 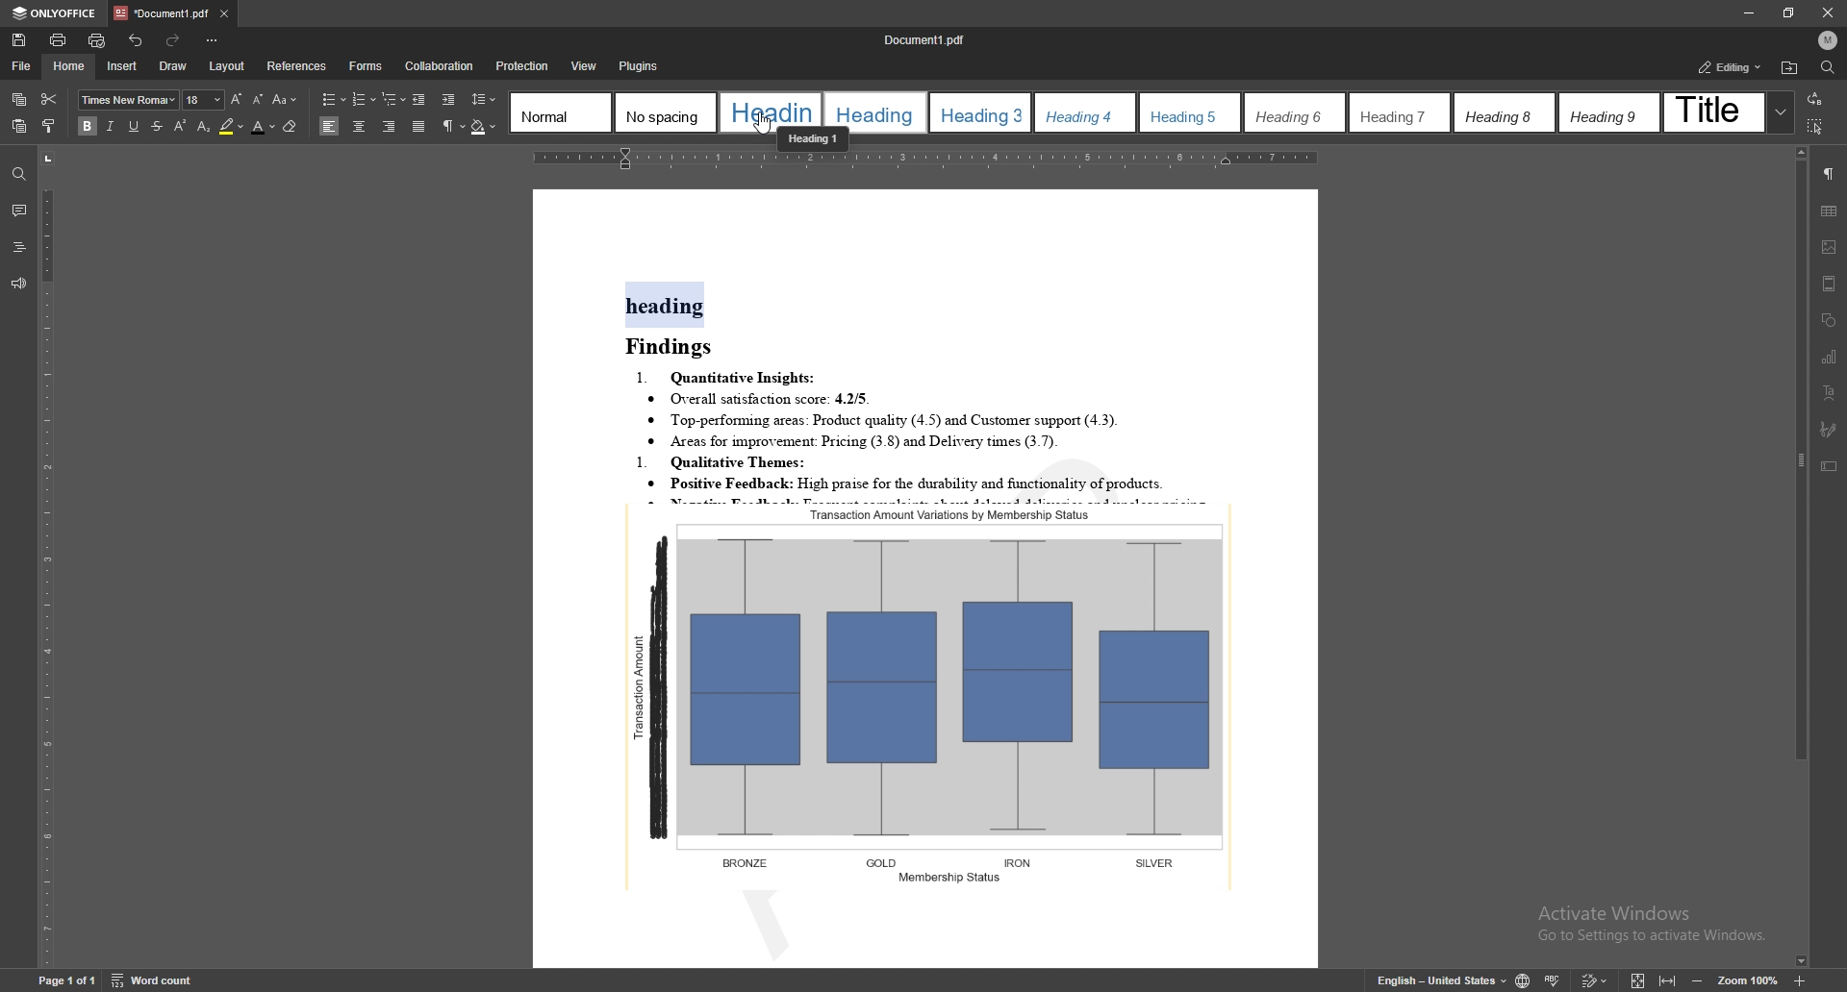 What do you see at coordinates (50, 983) in the screenshot?
I see `Page 1 of 1` at bounding box center [50, 983].